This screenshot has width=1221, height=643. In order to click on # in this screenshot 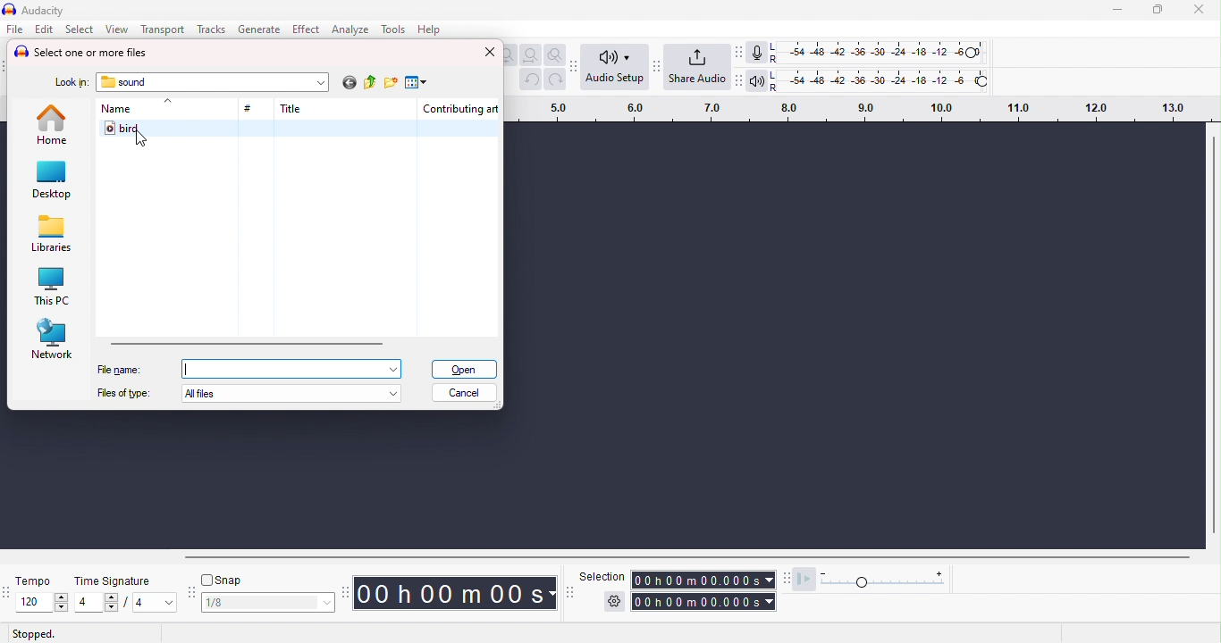, I will do `click(250, 110)`.